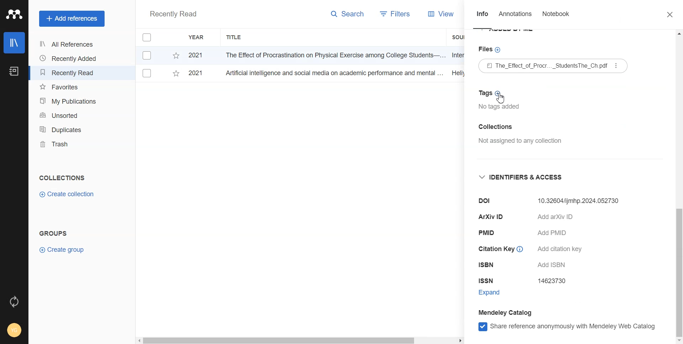 This screenshot has width=683, height=344. Describe the element at coordinates (70, 144) in the screenshot. I see `Trash` at that location.